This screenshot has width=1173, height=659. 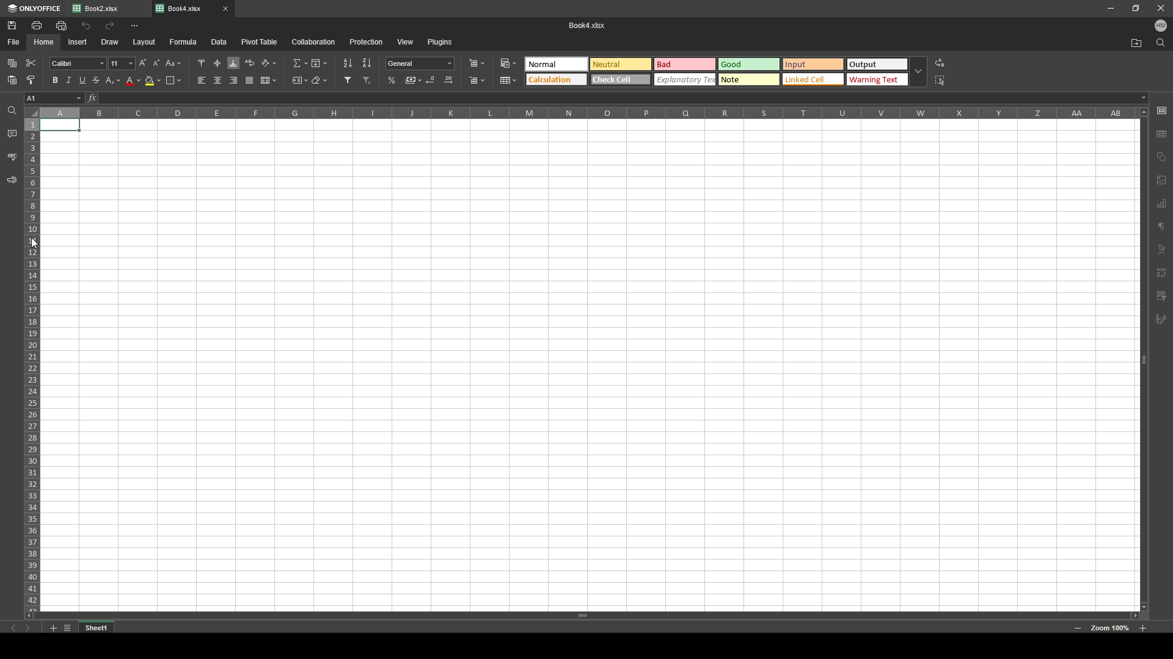 I want to click on replace, so click(x=940, y=62).